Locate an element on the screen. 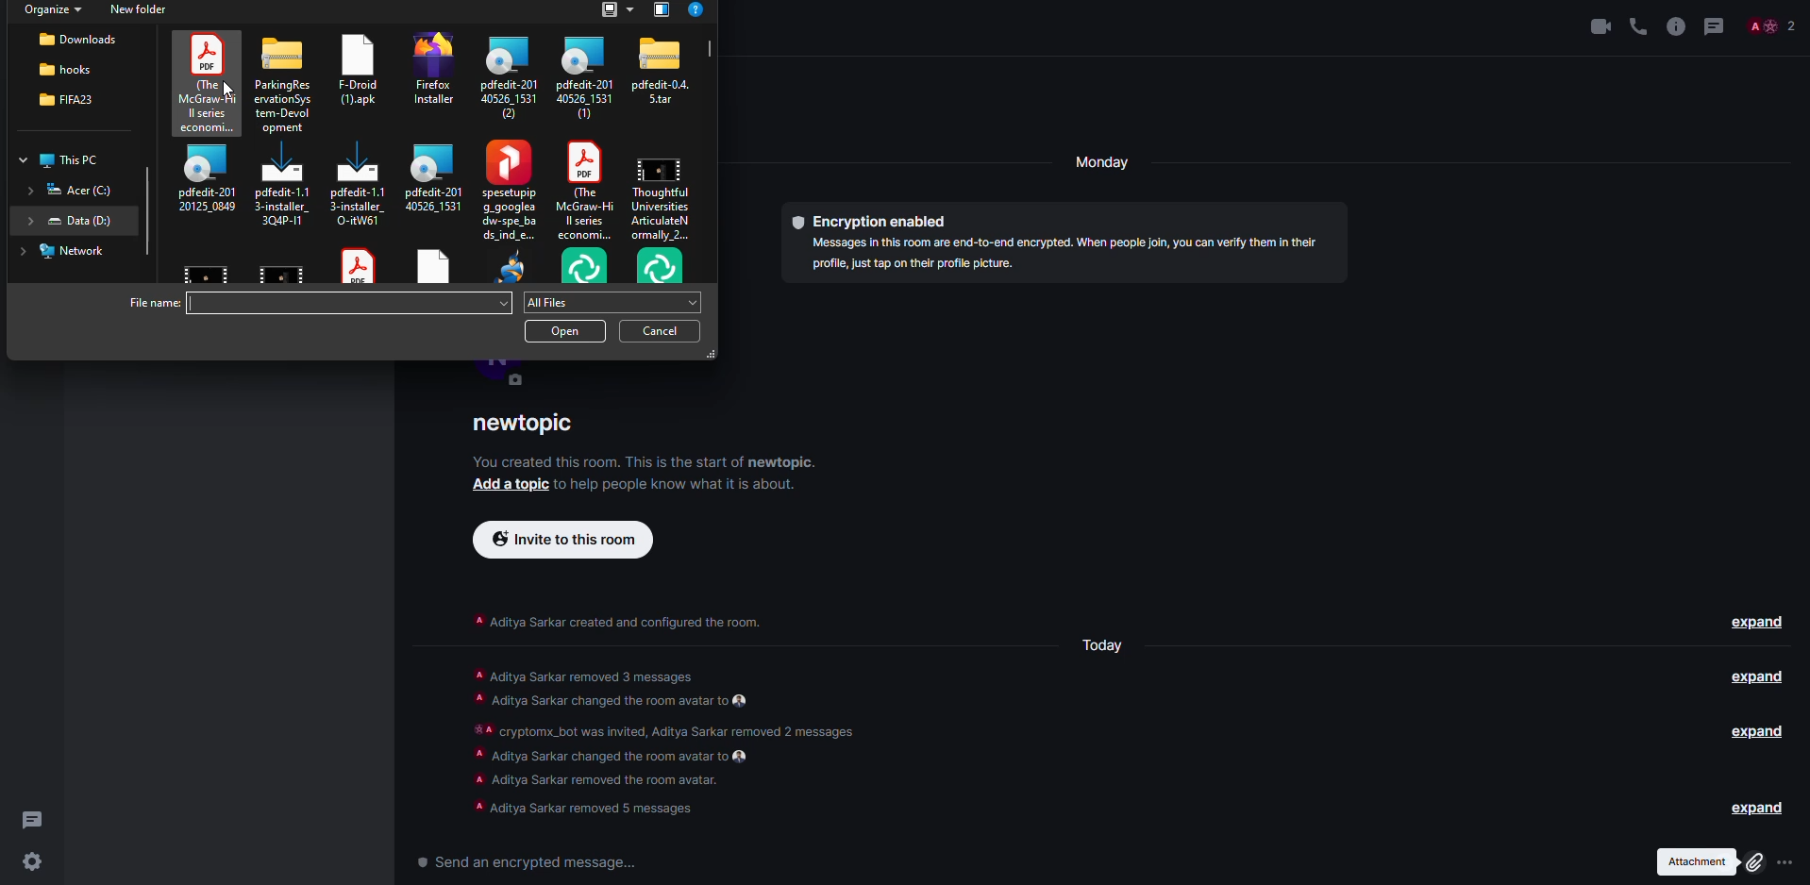  file is located at coordinates (592, 188).